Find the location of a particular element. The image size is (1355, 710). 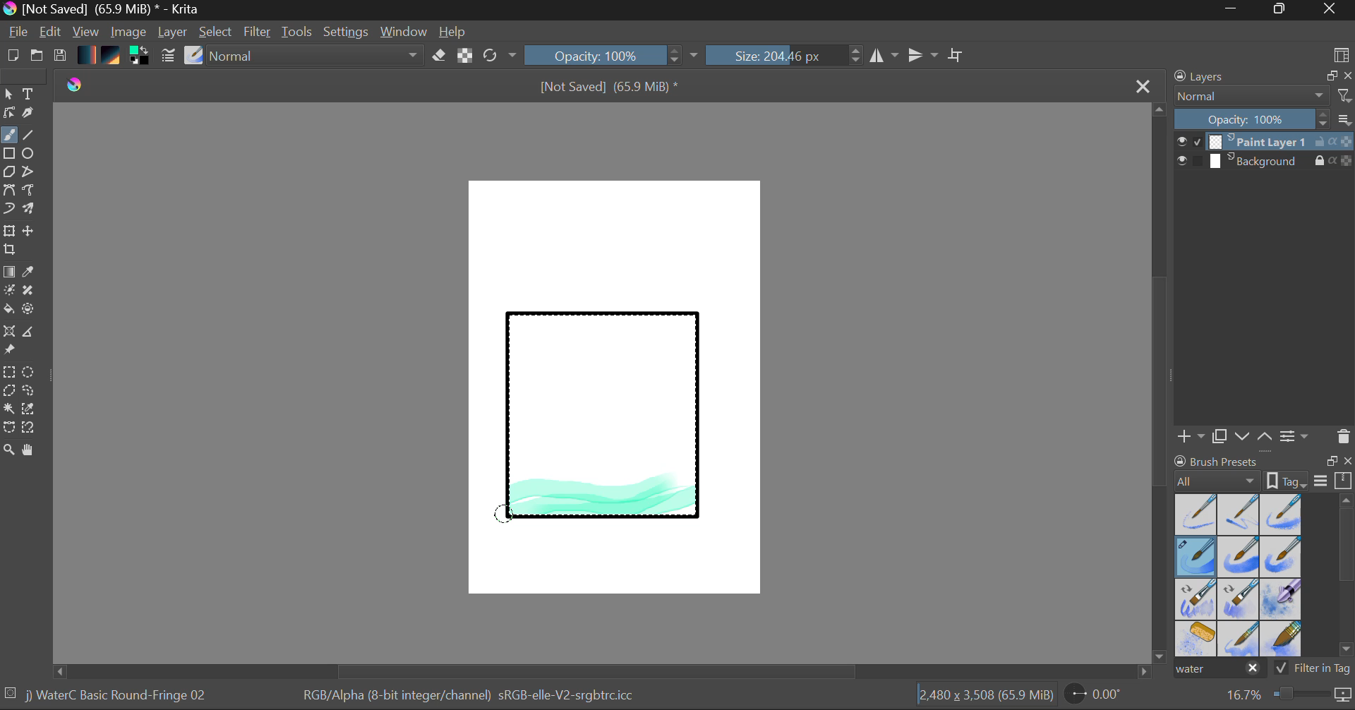

Color Information is located at coordinates (467, 697).